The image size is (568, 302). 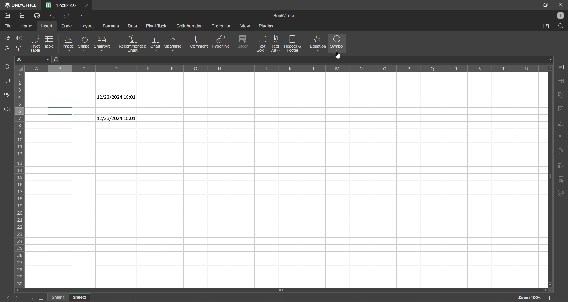 What do you see at coordinates (277, 44) in the screenshot?
I see `text art` at bounding box center [277, 44].